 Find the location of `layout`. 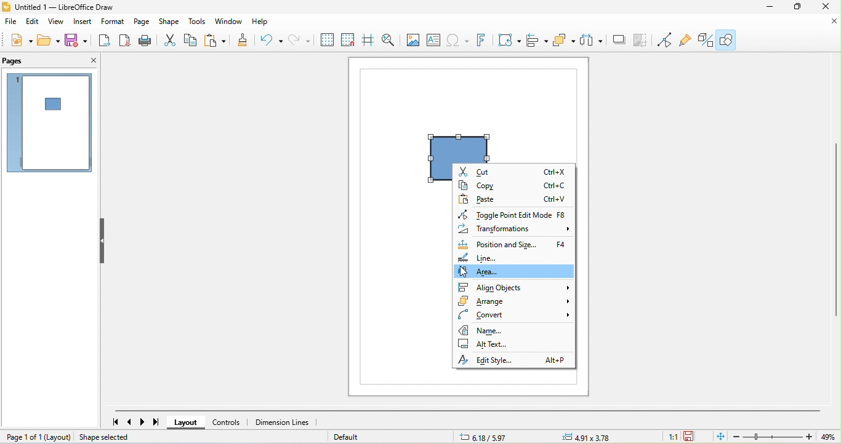

layout is located at coordinates (189, 422).